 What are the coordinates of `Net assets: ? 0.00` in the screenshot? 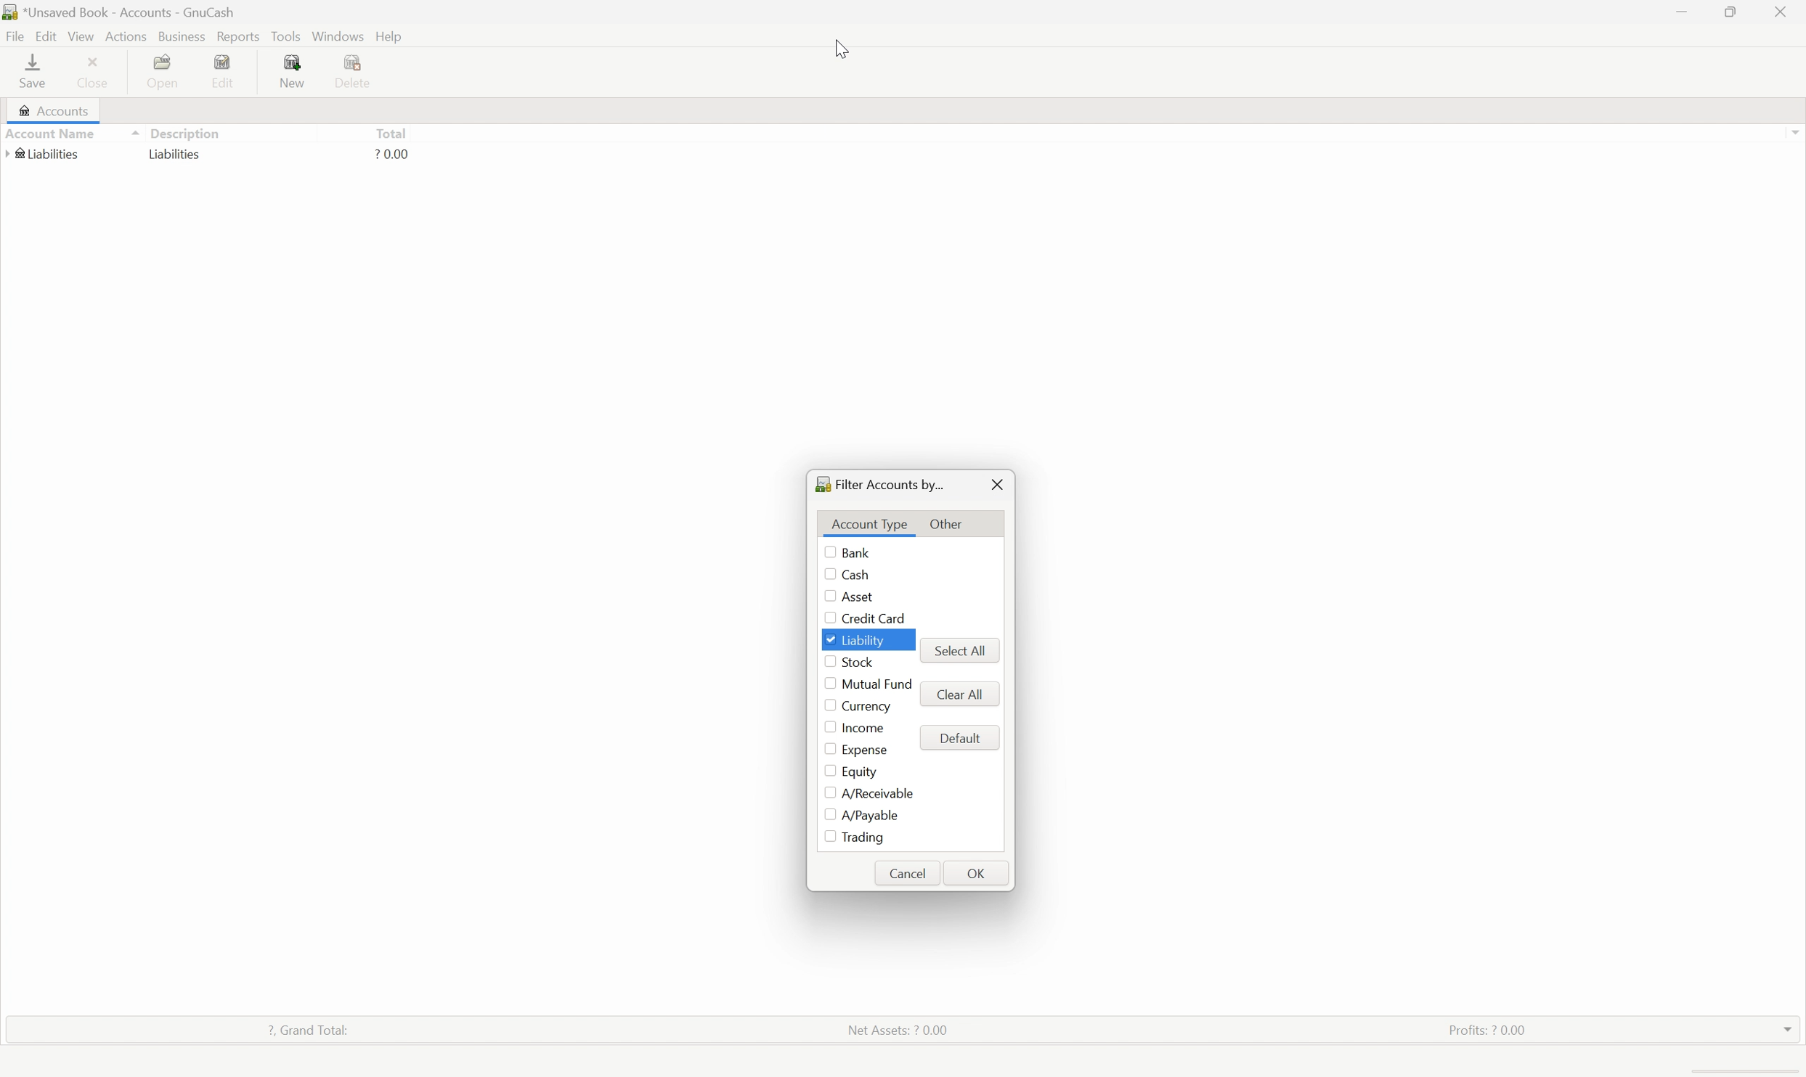 It's located at (898, 1031).